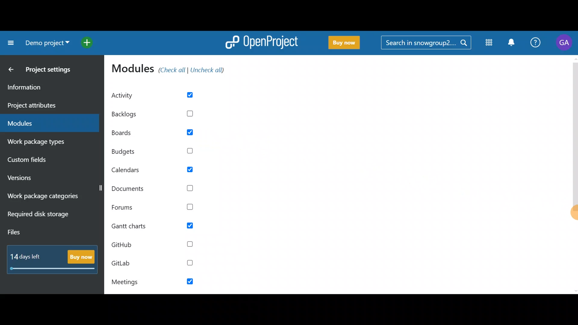  Describe the element at coordinates (45, 218) in the screenshot. I see `Required disk storage` at that location.